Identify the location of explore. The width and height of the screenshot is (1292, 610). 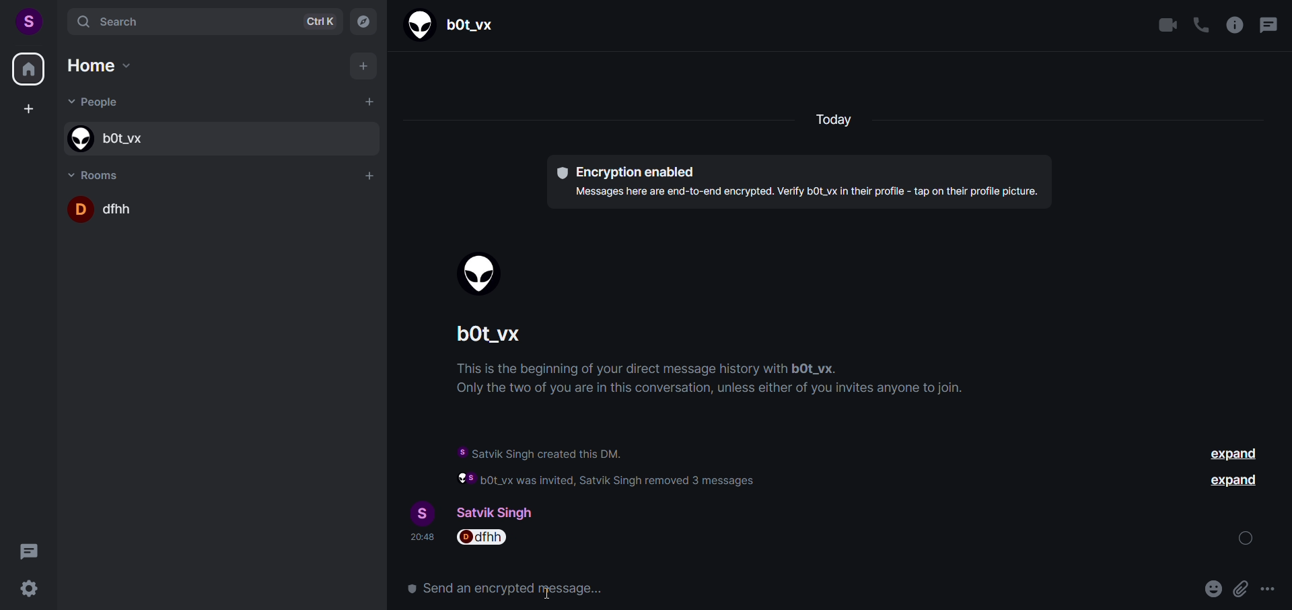
(363, 21).